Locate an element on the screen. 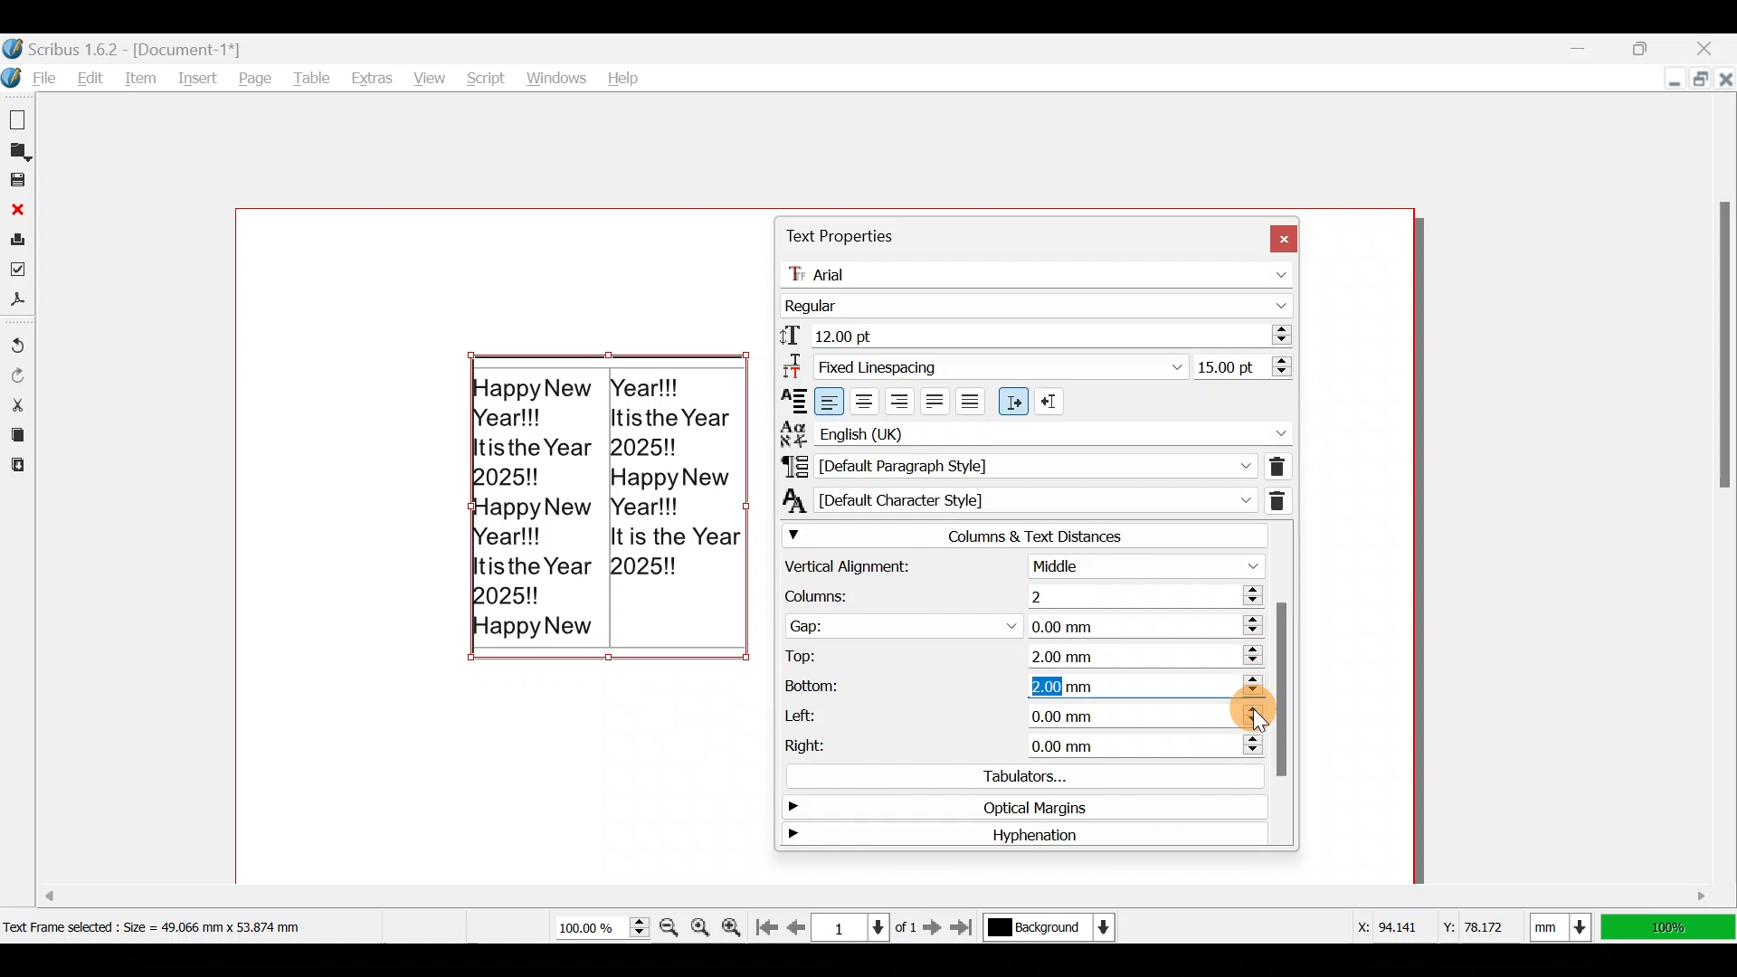  Columns is located at coordinates (1014, 593).